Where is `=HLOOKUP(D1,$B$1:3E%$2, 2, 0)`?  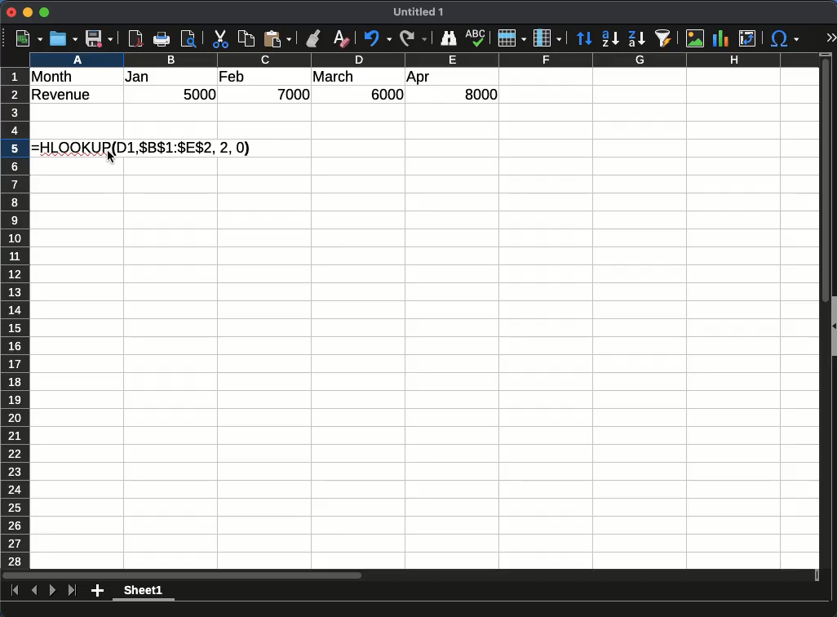
=HLOOKUP(D1,$B$1:3E%$2, 2, 0) is located at coordinates (141, 149).